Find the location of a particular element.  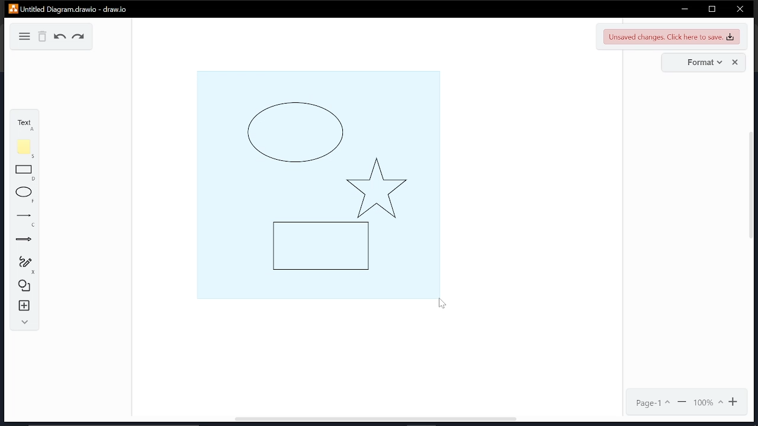

note is located at coordinates (26, 149).